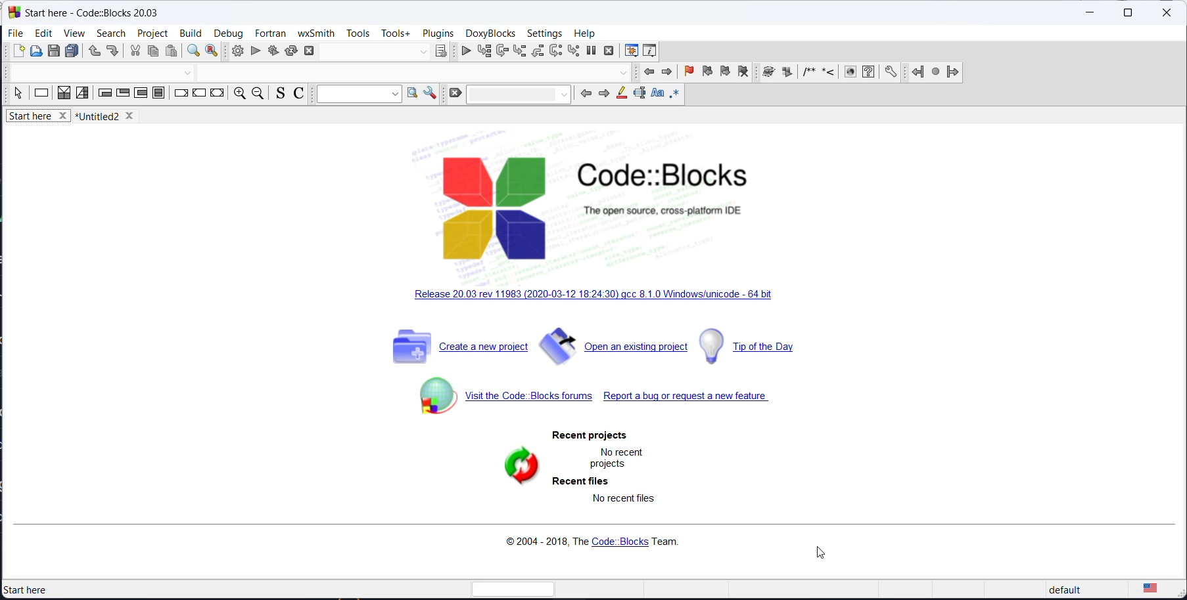 The width and height of the screenshot is (1187, 600). Describe the element at coordinates (16, 33) in the screenshot. I see `file` at that location.